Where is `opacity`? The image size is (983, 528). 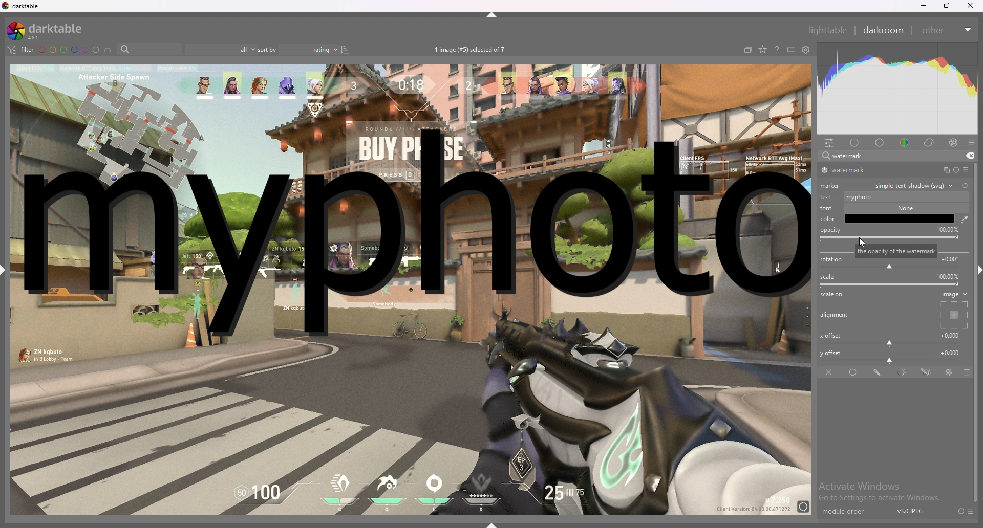
opacity is located at coordinates (830, 235).